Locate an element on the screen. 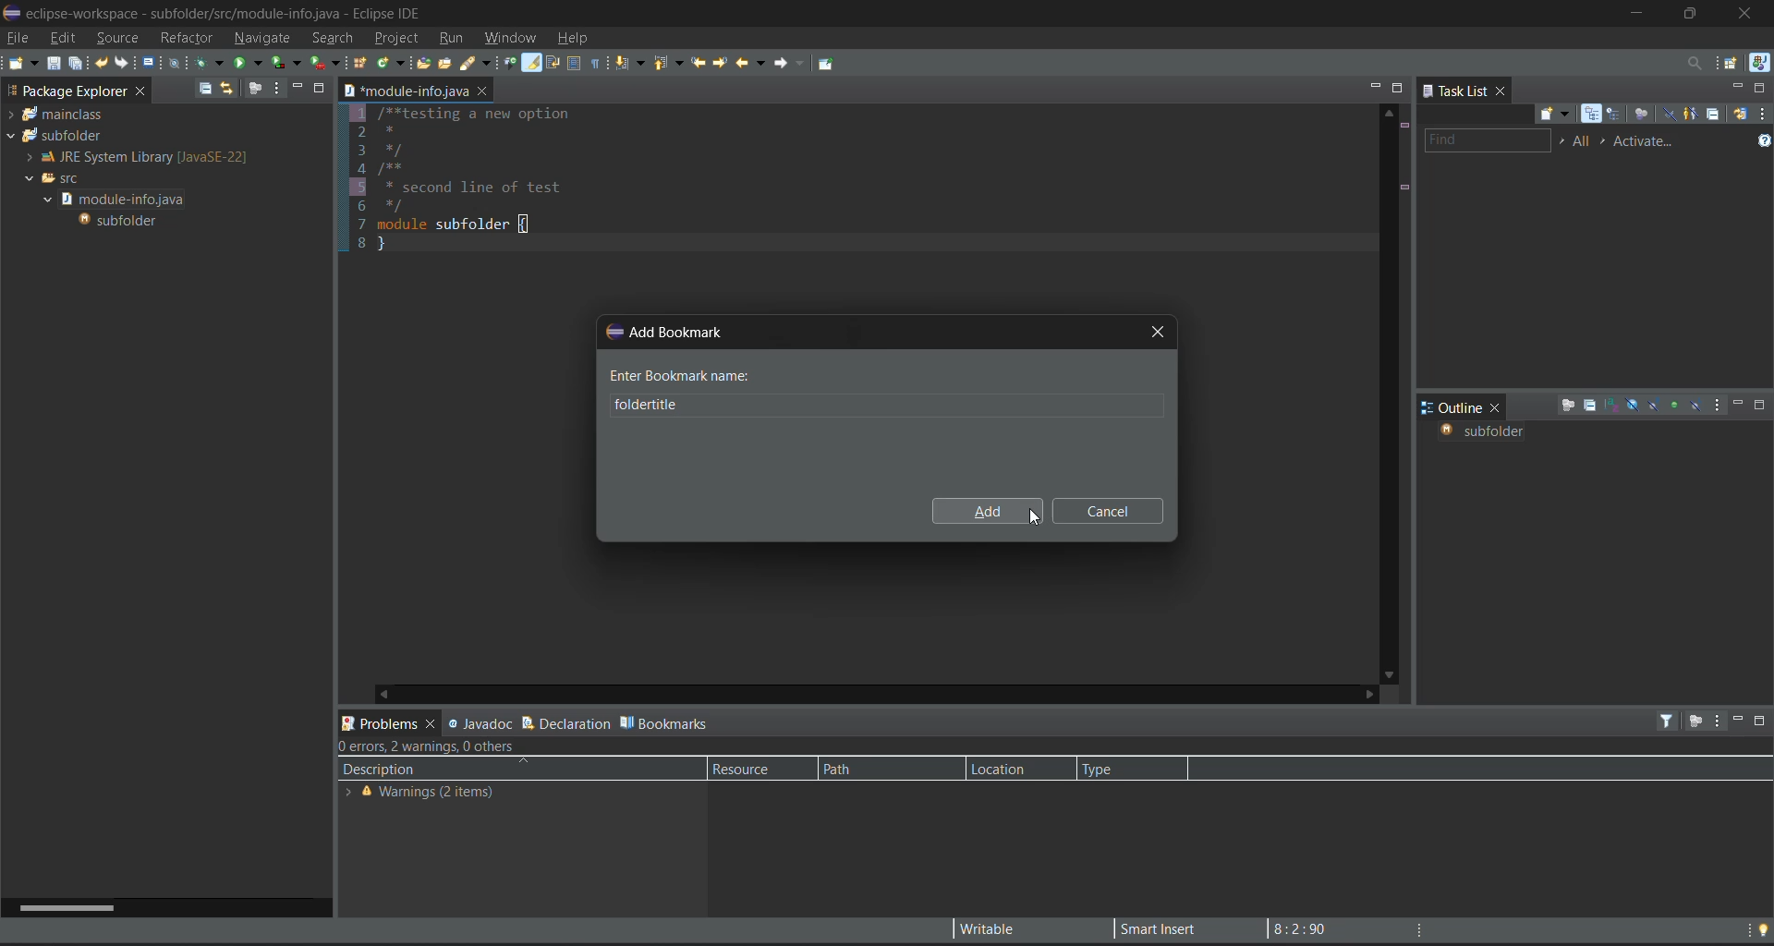  location is located at coordinates (1006, 769).